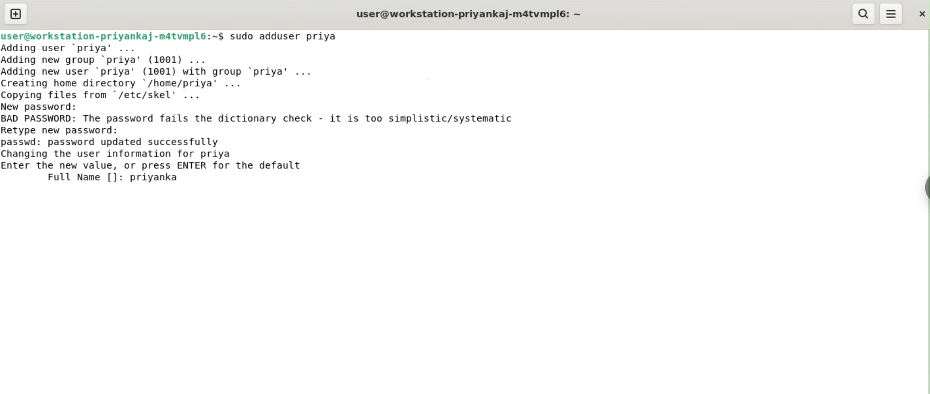 The image size is (930, 394). I want to click on new tab, so click(16, 14).